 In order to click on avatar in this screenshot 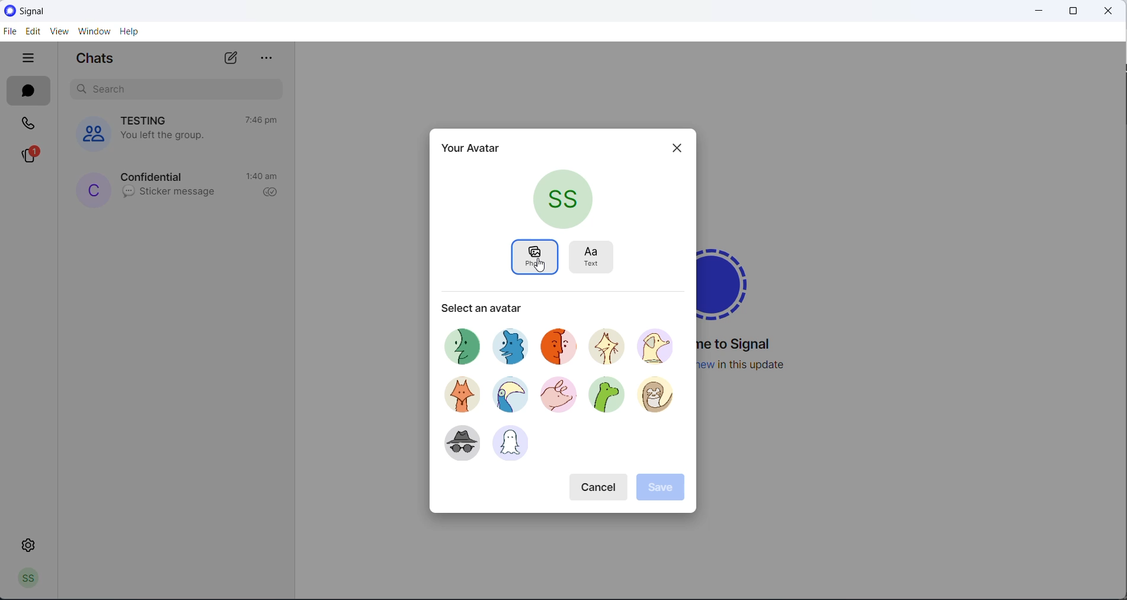, I will do `click(462, 343)`.